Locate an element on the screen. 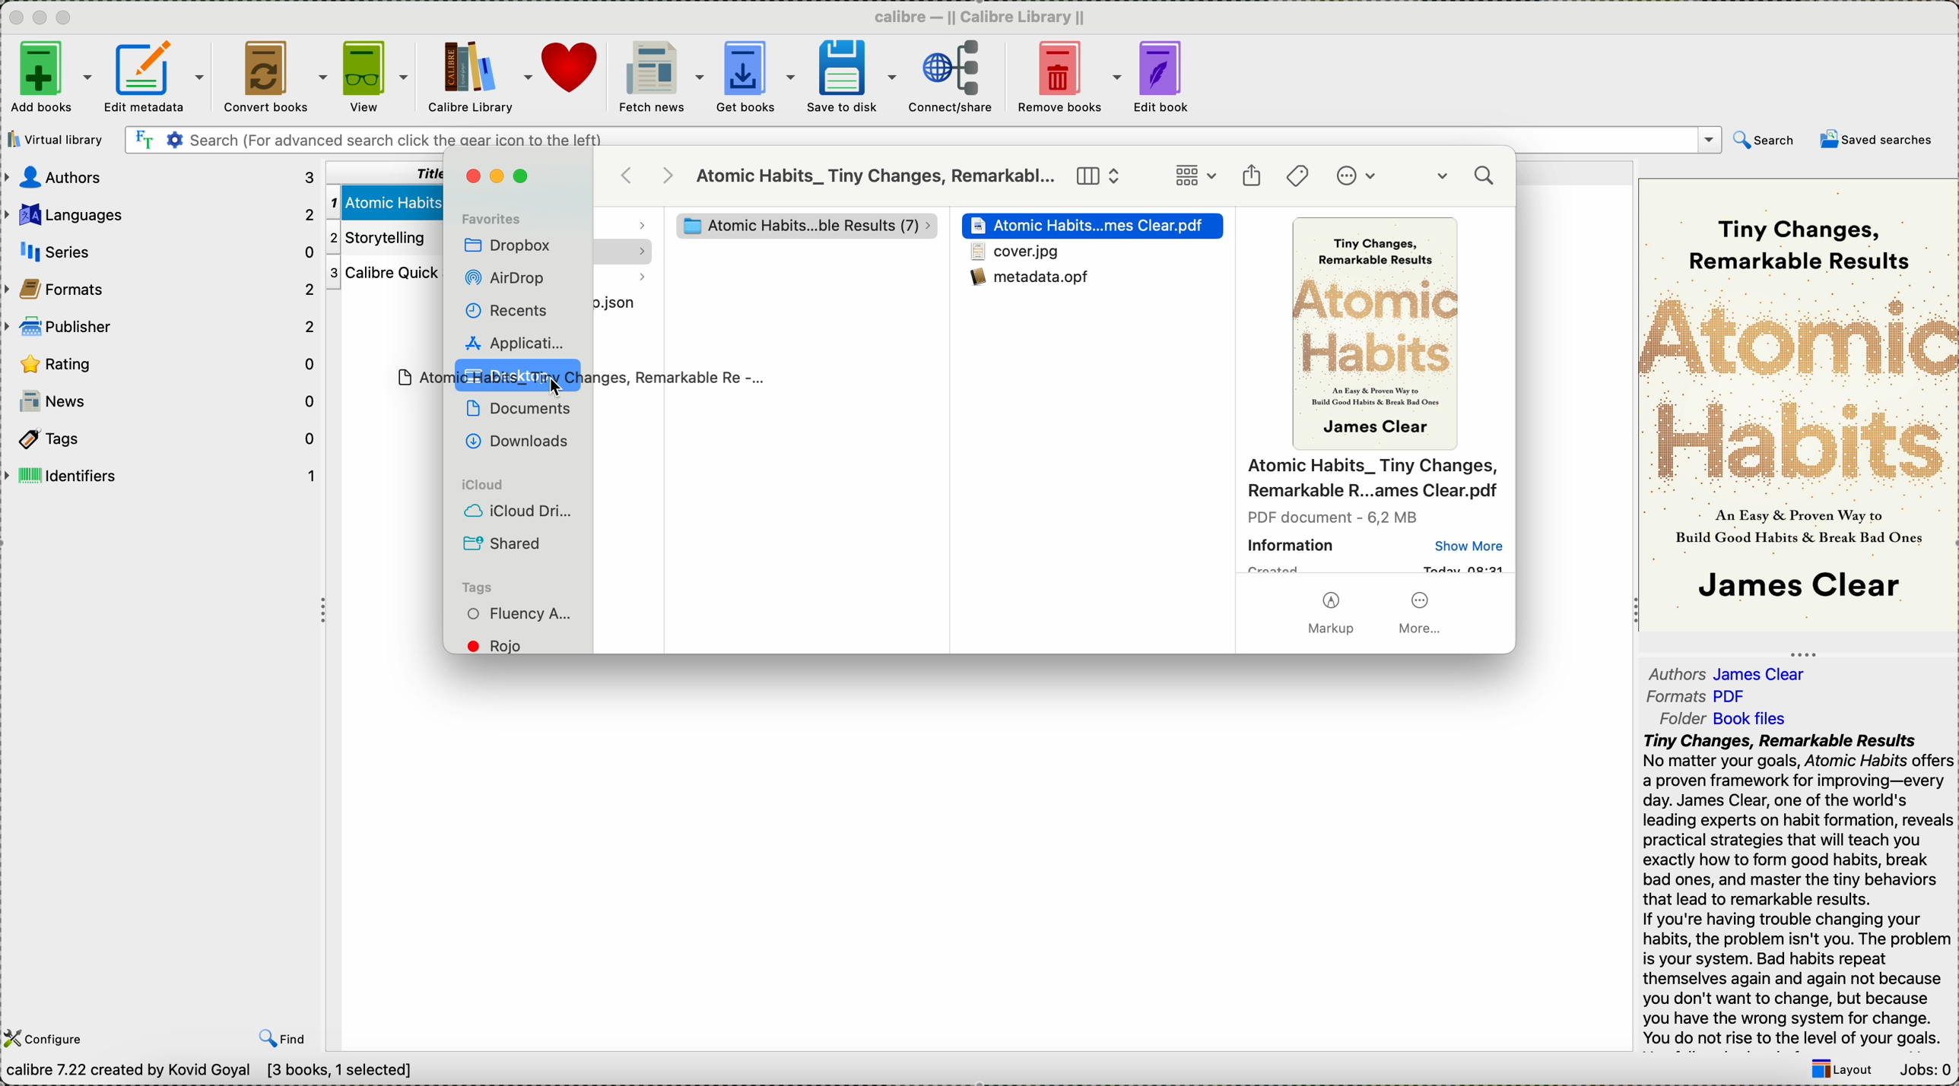 This screenshot has height=1086, width=1959. Calibre is located at coordinates (986, 16).